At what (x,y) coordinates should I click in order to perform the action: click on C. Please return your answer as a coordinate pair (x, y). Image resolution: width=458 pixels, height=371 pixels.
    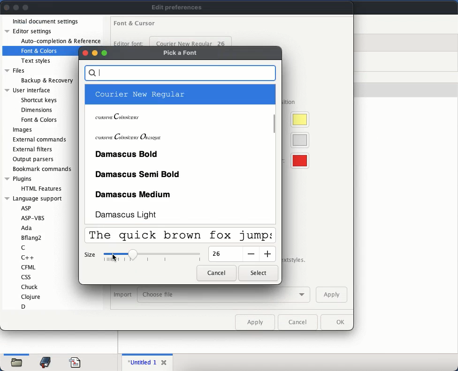
    Looking at the image, I should click on (24, 247).